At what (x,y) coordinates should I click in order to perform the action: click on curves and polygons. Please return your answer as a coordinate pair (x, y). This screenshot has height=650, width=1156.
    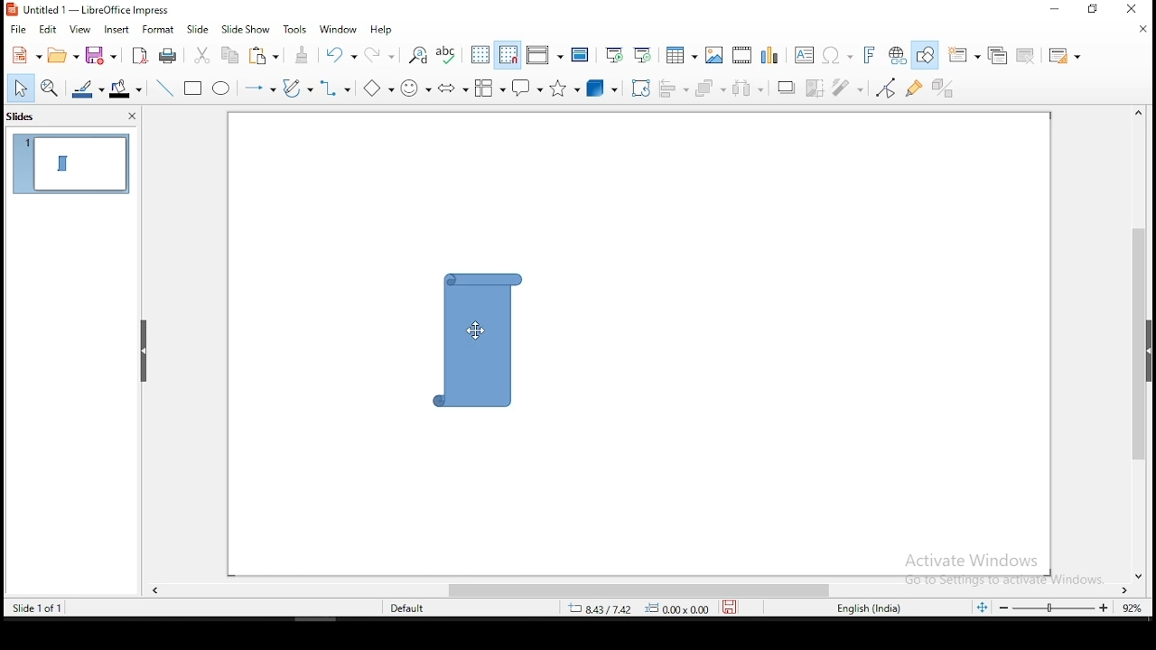
    Looking at the image, I should click on (295, 87).